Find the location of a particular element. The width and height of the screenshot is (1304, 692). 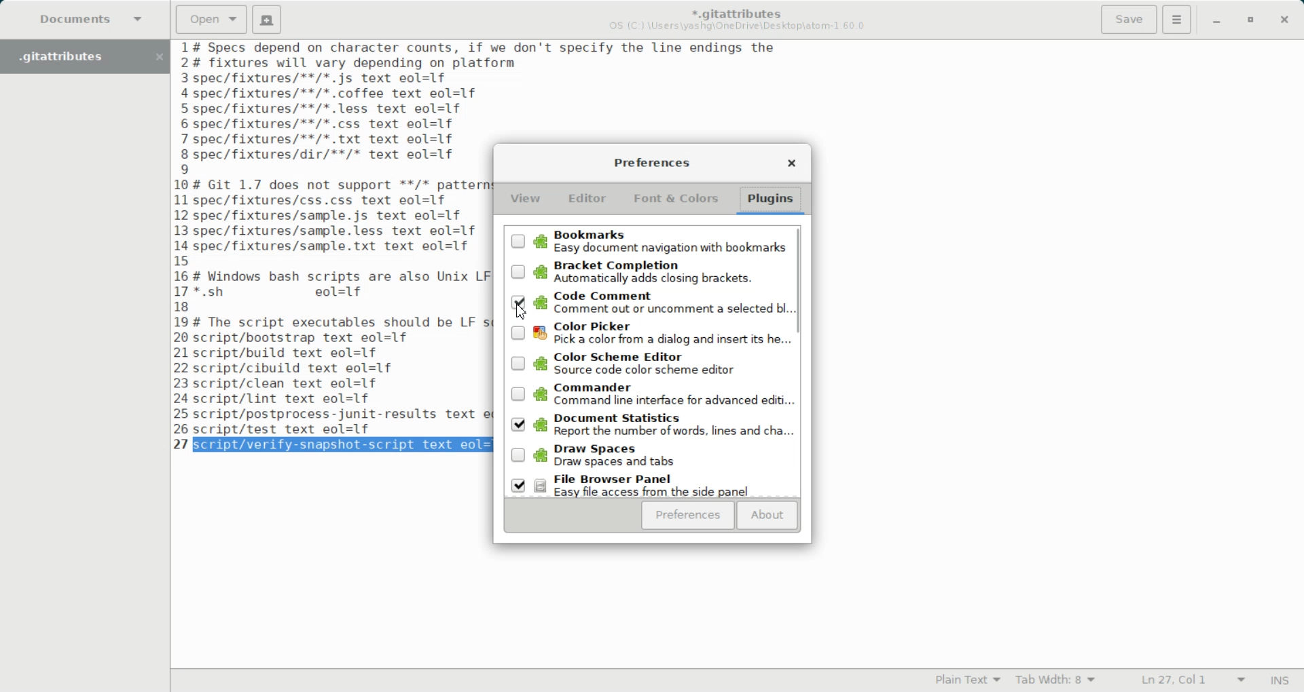

Maximize is located at coordinates (1252, 21).